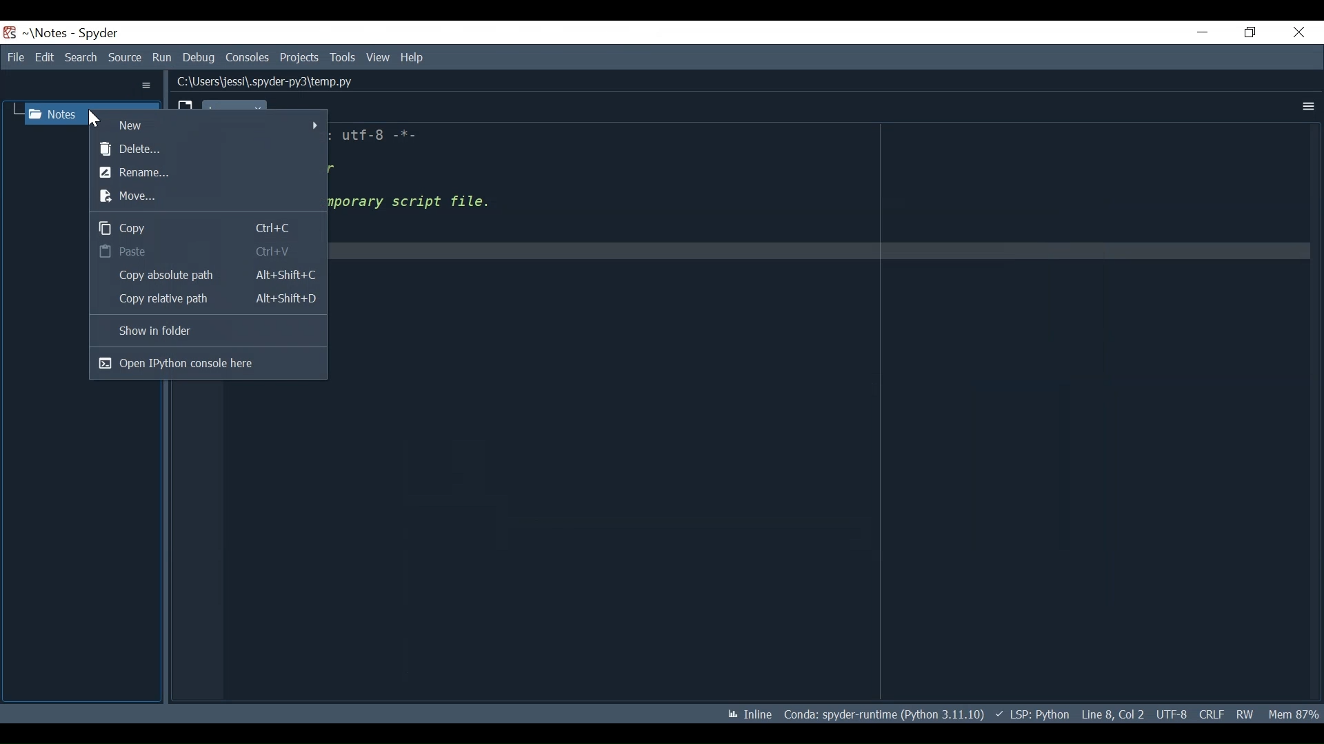  What do you see at coordinates (10, 31) in the screenshot?
I see `Spyder Desktop Icon` at bounding box center [10, 31].